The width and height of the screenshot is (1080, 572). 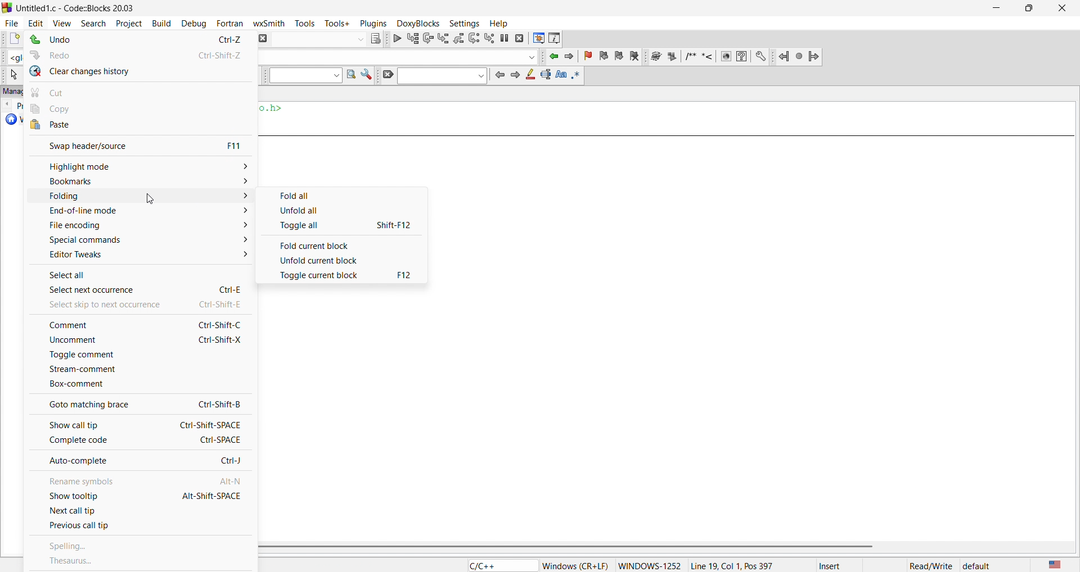 What do you see at coordinates (555, 56) in the screenshot?
I see `jump backward` at bounding box center [555, 56].